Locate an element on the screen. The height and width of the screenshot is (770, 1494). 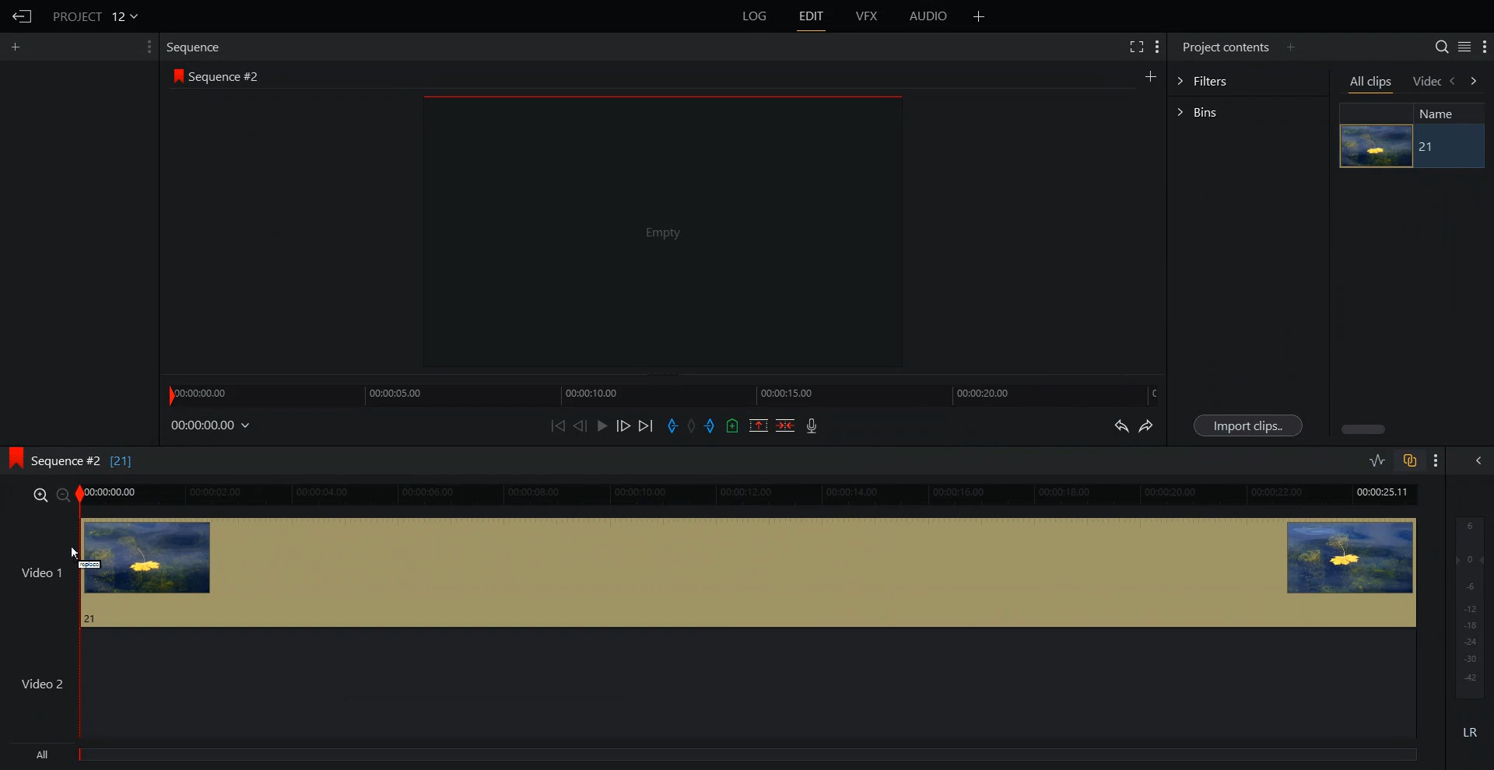
File Preview is located at coordinates (654, 232).